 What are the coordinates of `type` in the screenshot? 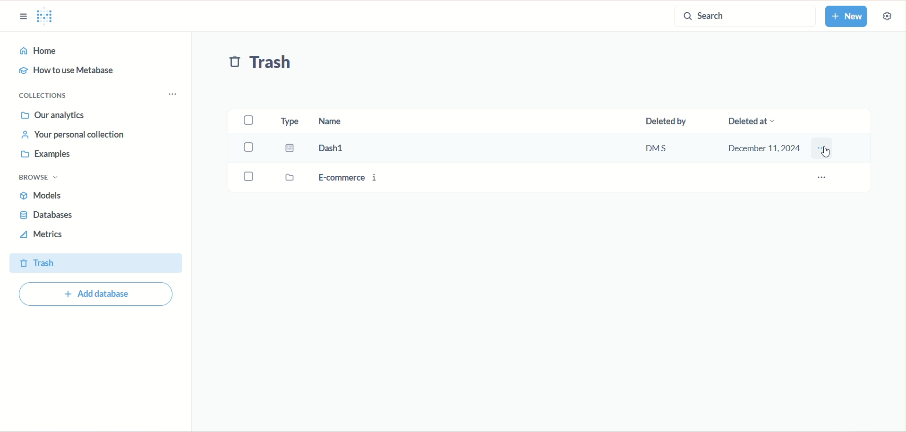 It's located at (290, 121).